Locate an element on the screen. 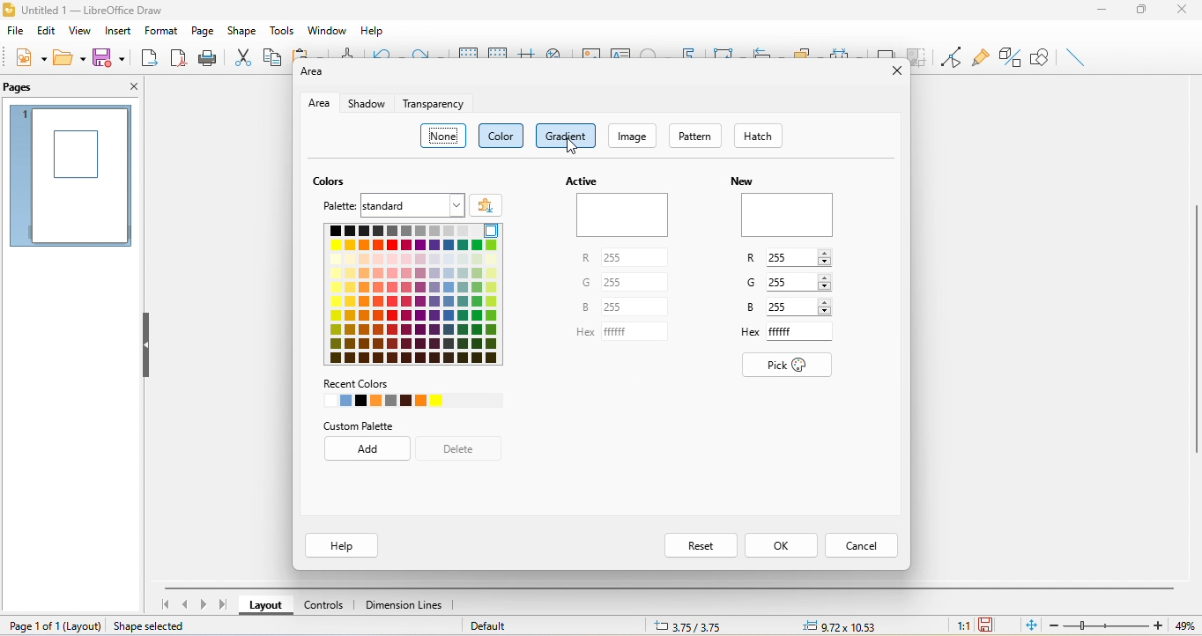 This screenshot has width=1202, height=636. insert line is located at coordinates (1072, 55).